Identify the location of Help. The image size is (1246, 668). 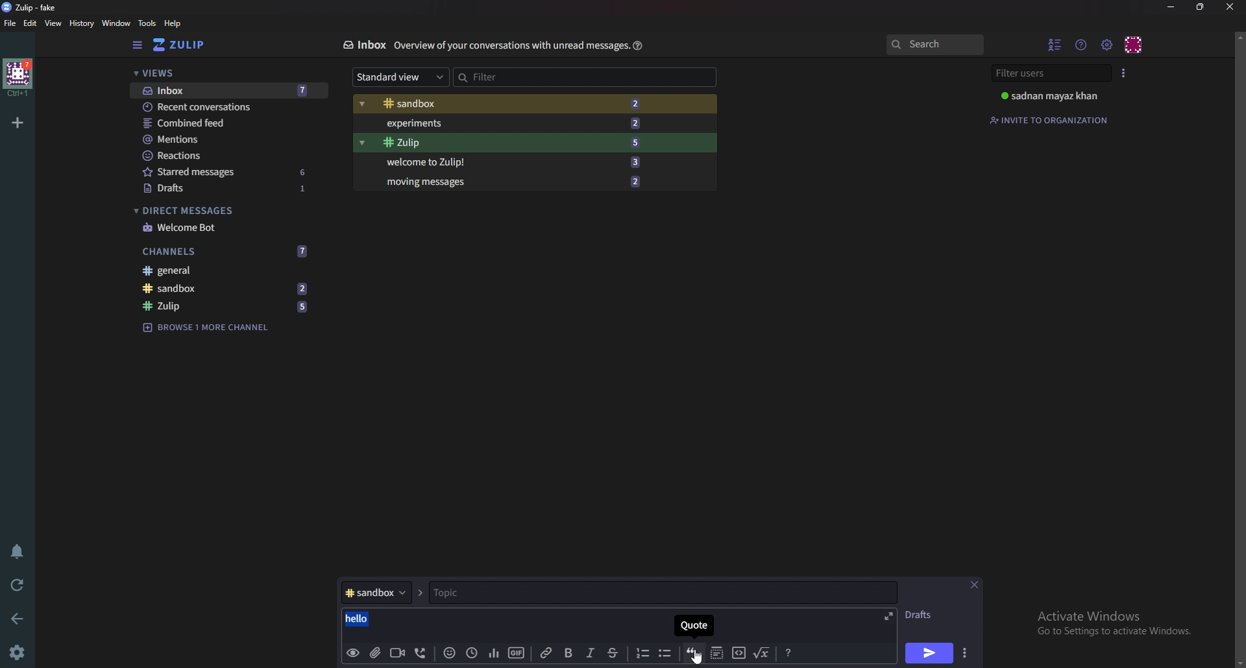
(637, 45).